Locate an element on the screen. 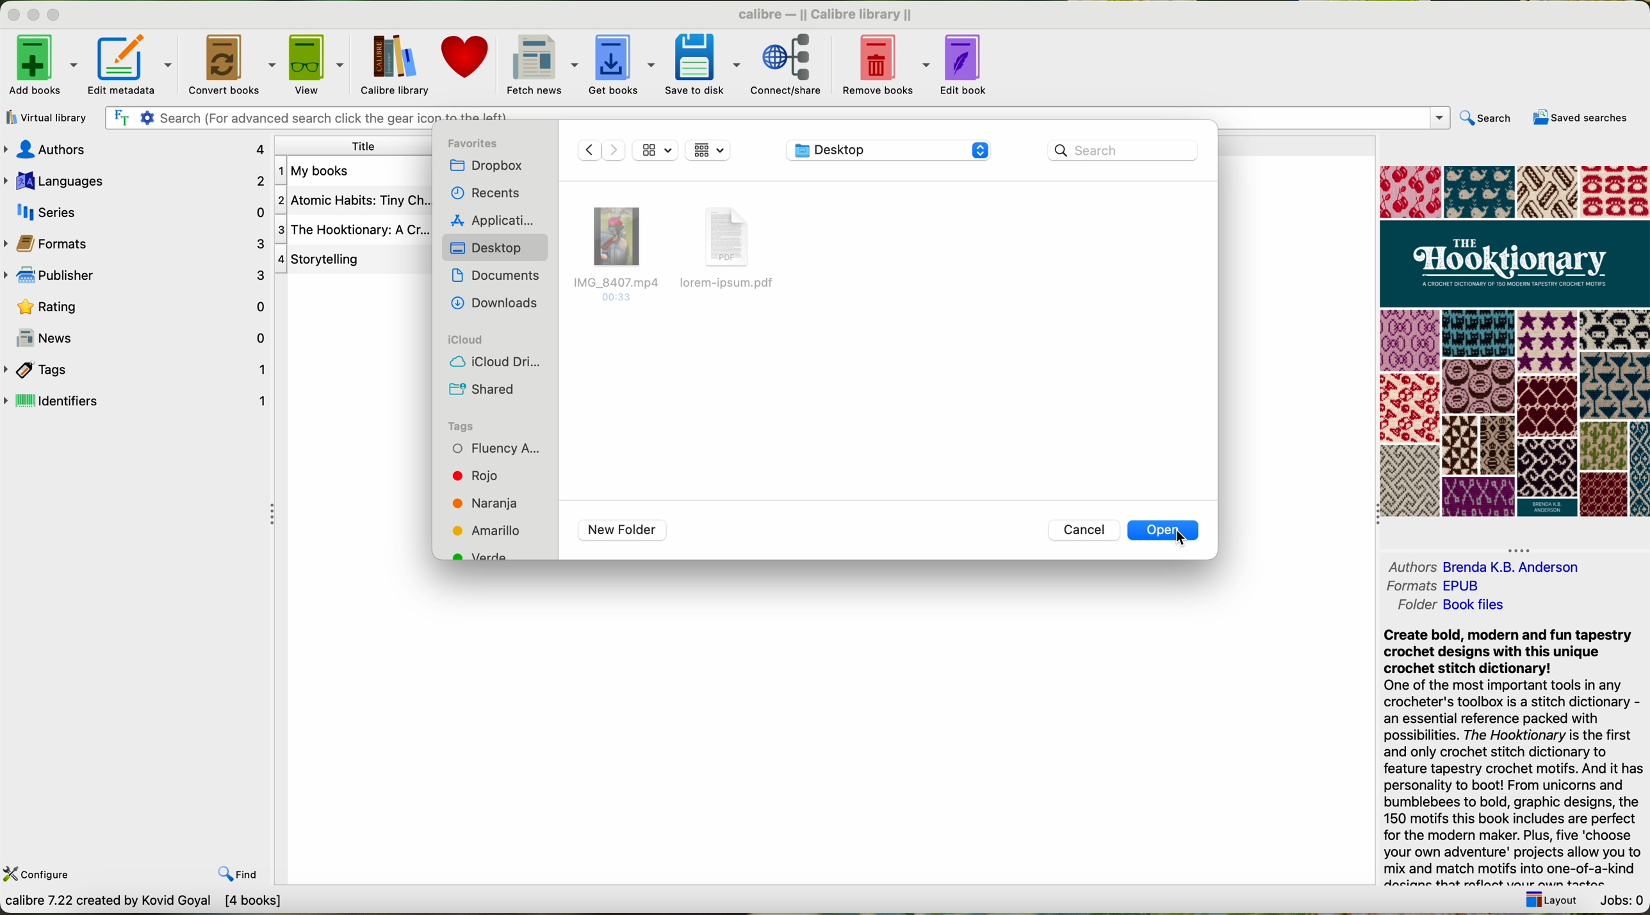  desktop is located at coordinates (490, 251).